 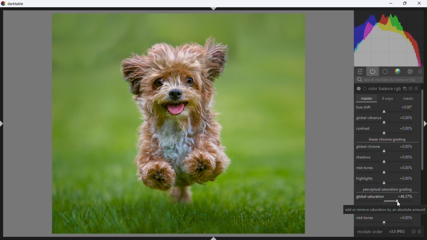 I want to click on Master, so click(x=367, y=99).